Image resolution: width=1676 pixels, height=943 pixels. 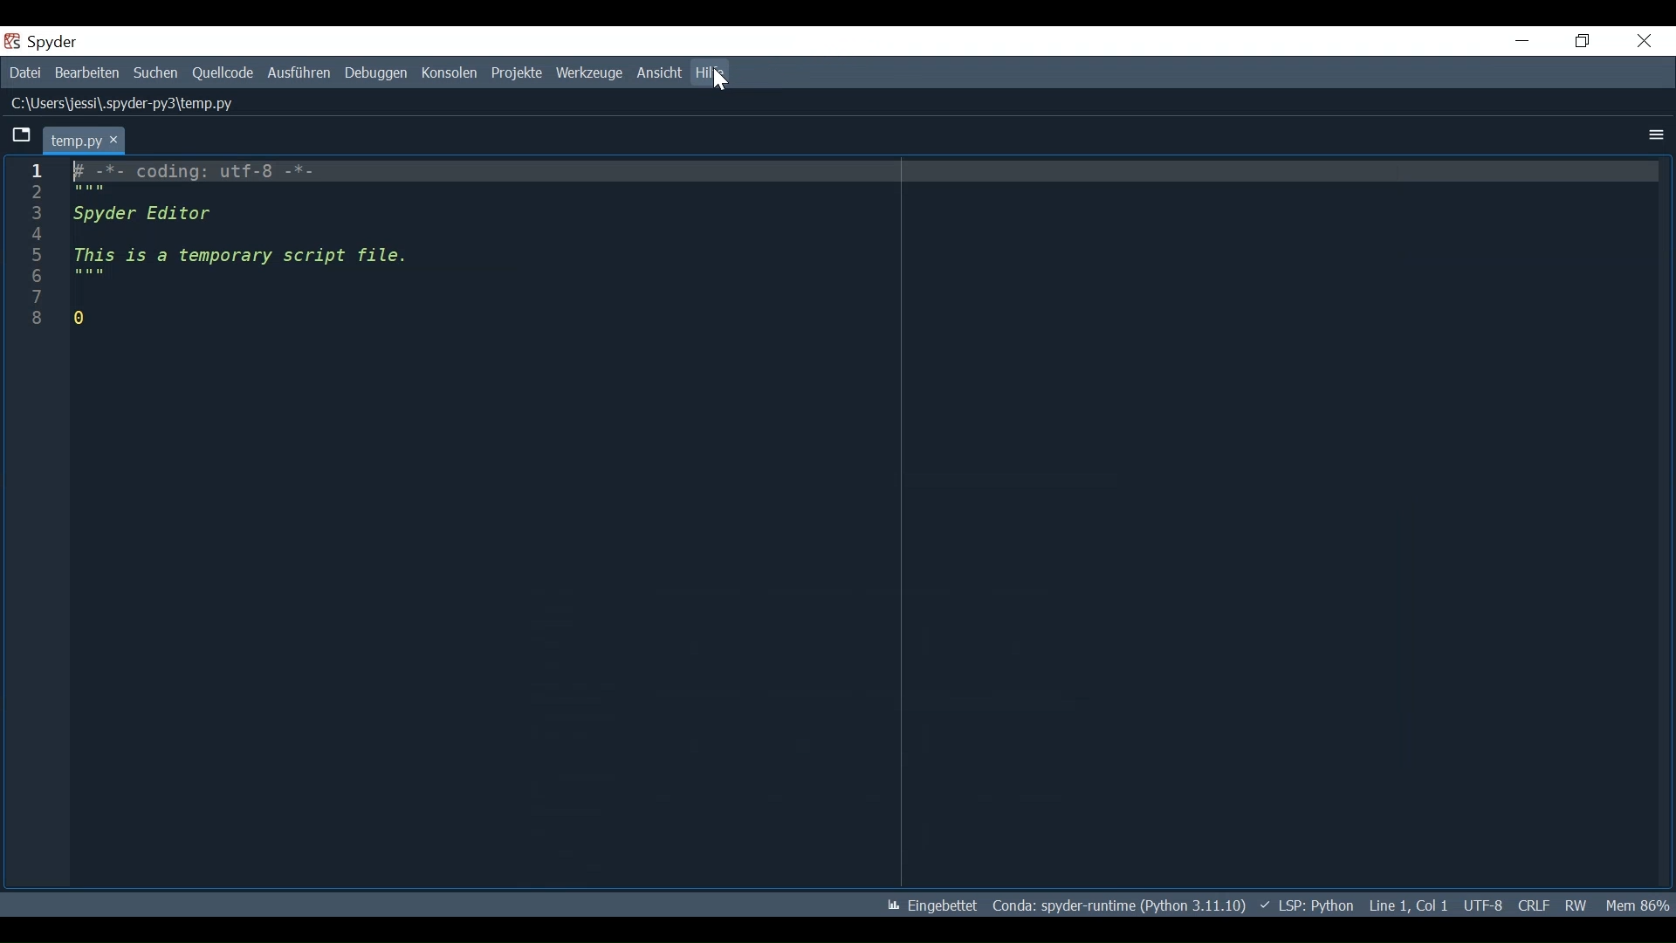 I want to click on Tools, so click(x=588, y=74).